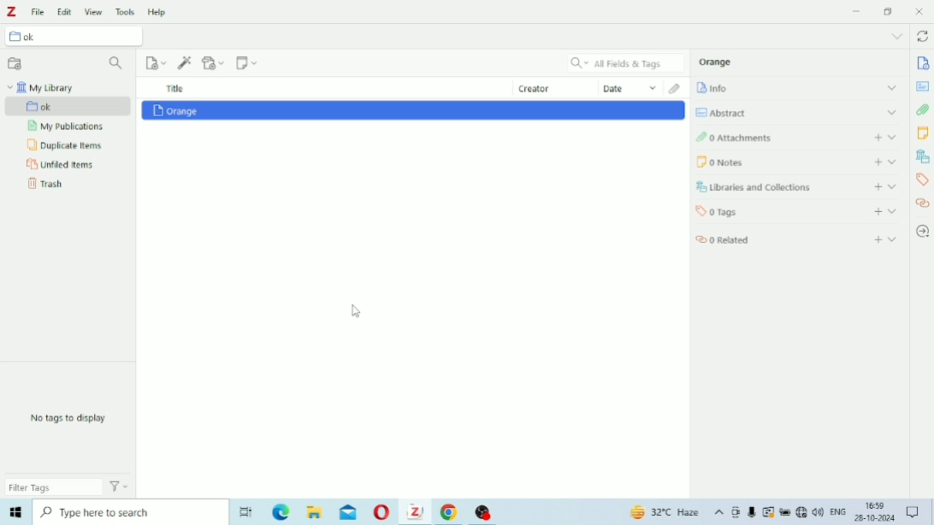 The width and height of the screenshot is (934, 525). What do you see at coordinates (819, 512) in the screenshot?
I see `Speakers` at bounding box center [819, 512].